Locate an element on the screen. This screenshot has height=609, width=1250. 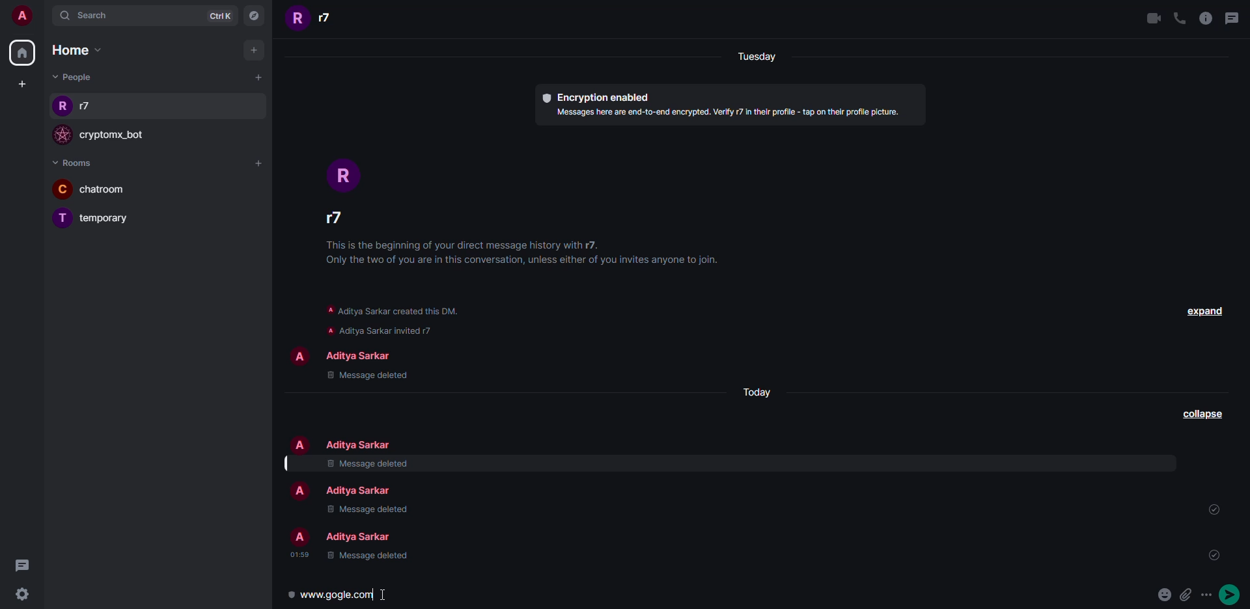
navigator is located at coordinates (257, 16).